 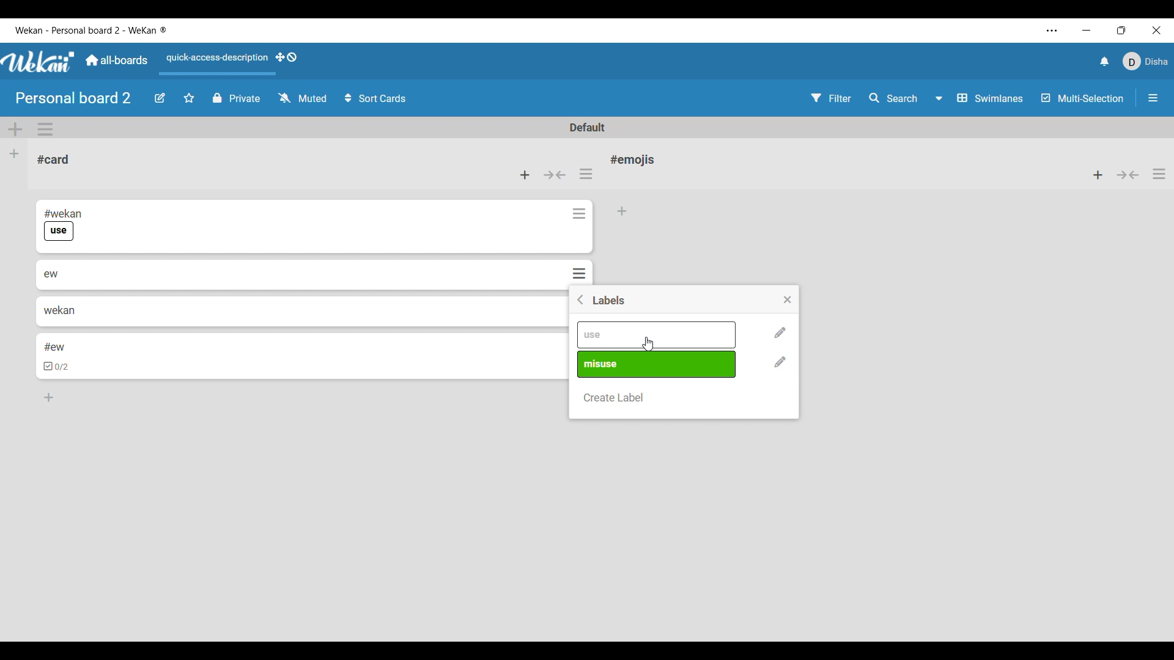 What do you see at coordinates (1098, 175) in the screenshot?
I see `Add card to top of list` at bounding box center [1098, 175].